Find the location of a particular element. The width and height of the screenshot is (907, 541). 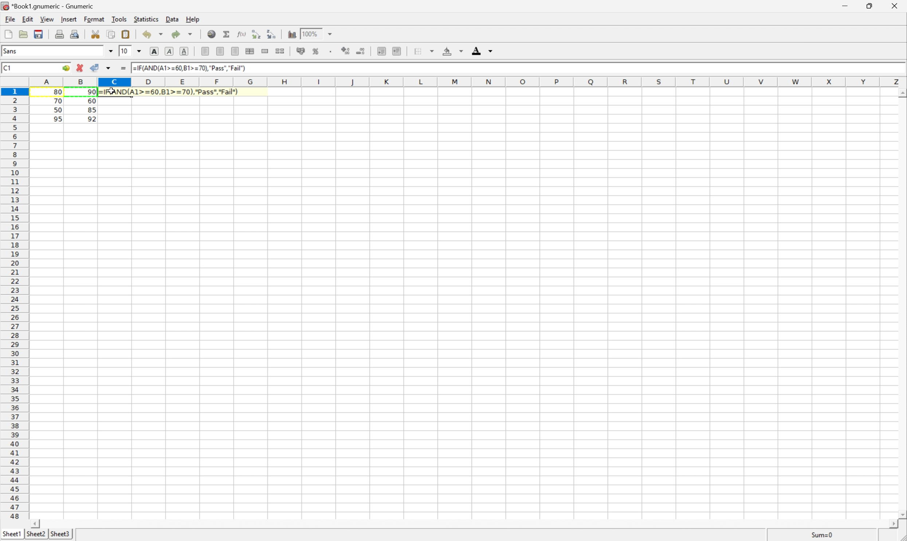

Data is located at coordinates (173, 20).